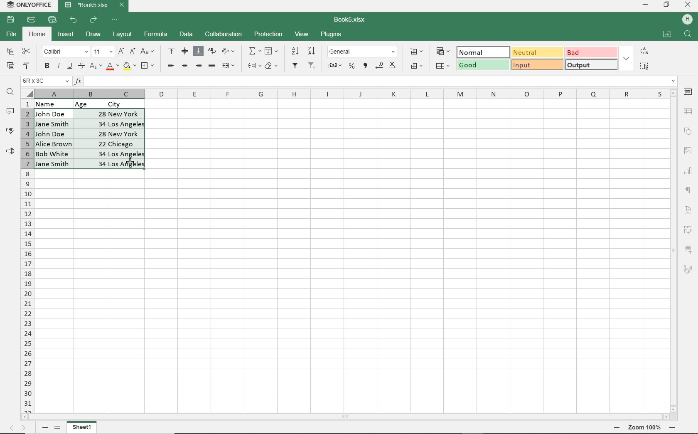 The width and height of the screenshot is (698, 434). What do you see at coordinates (296, 51) in the screenshot?
I see `SORTASCENDING` at bounding box center [296, 51].